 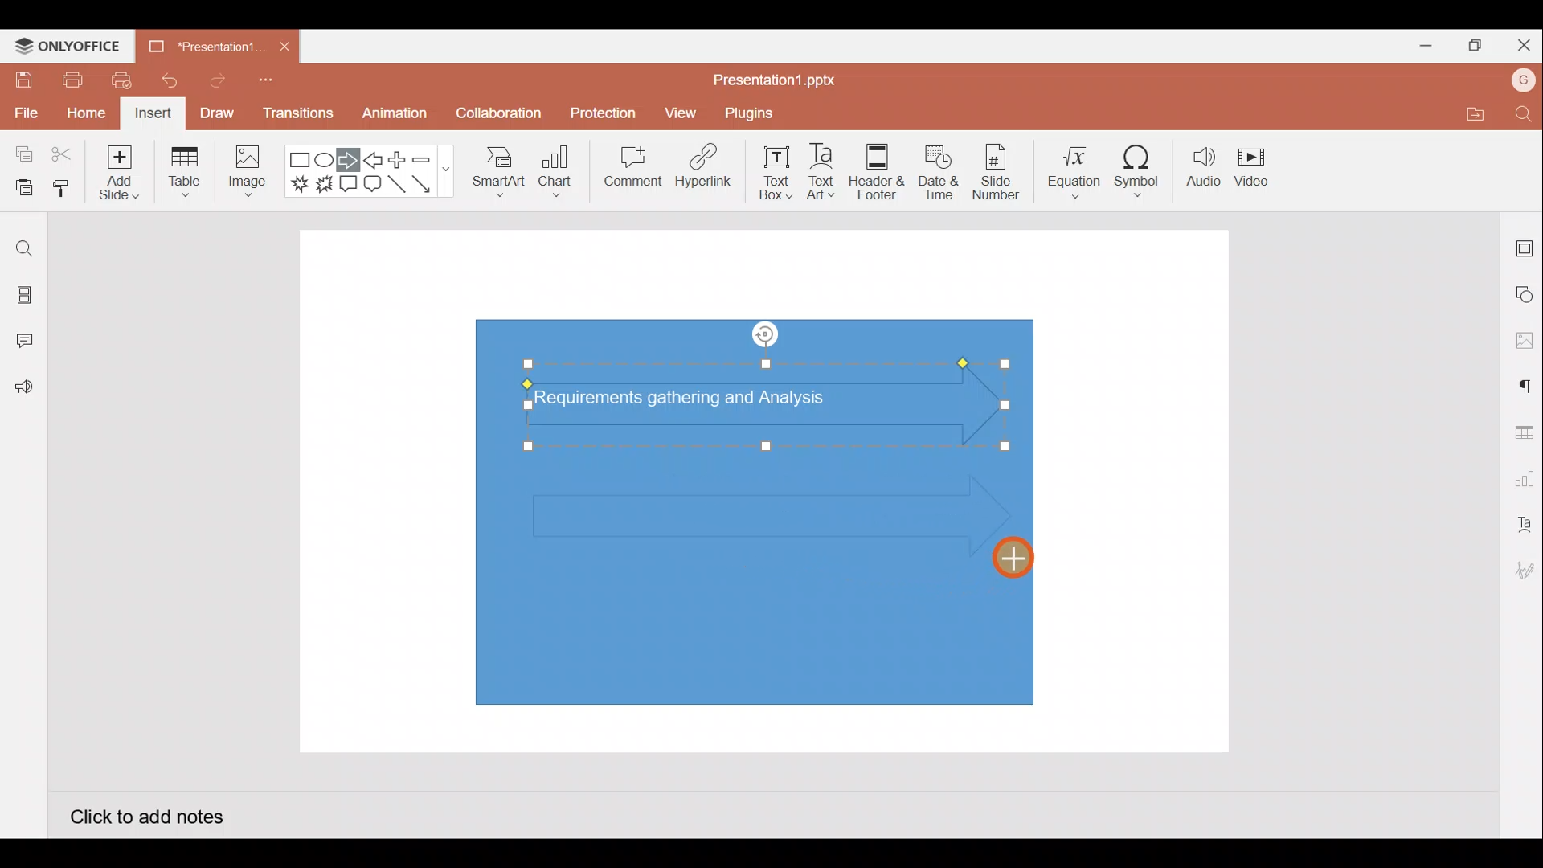 What do you see at coordinates (244, 175) in the screenshot?
I see `Image` at bounding box center [244, 175].